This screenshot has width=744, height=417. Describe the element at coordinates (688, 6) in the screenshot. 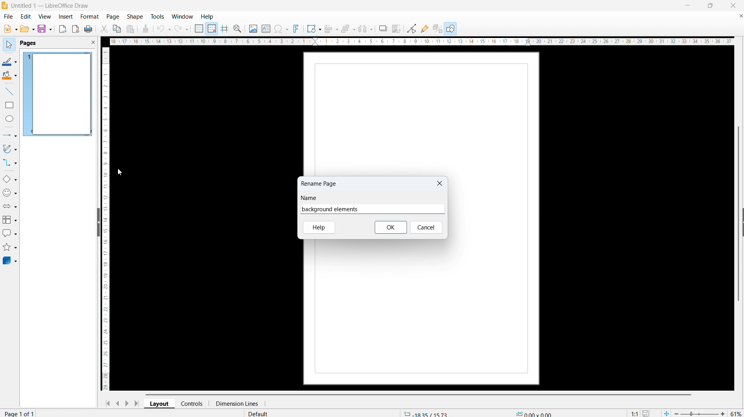

I see `minimize` at that location.